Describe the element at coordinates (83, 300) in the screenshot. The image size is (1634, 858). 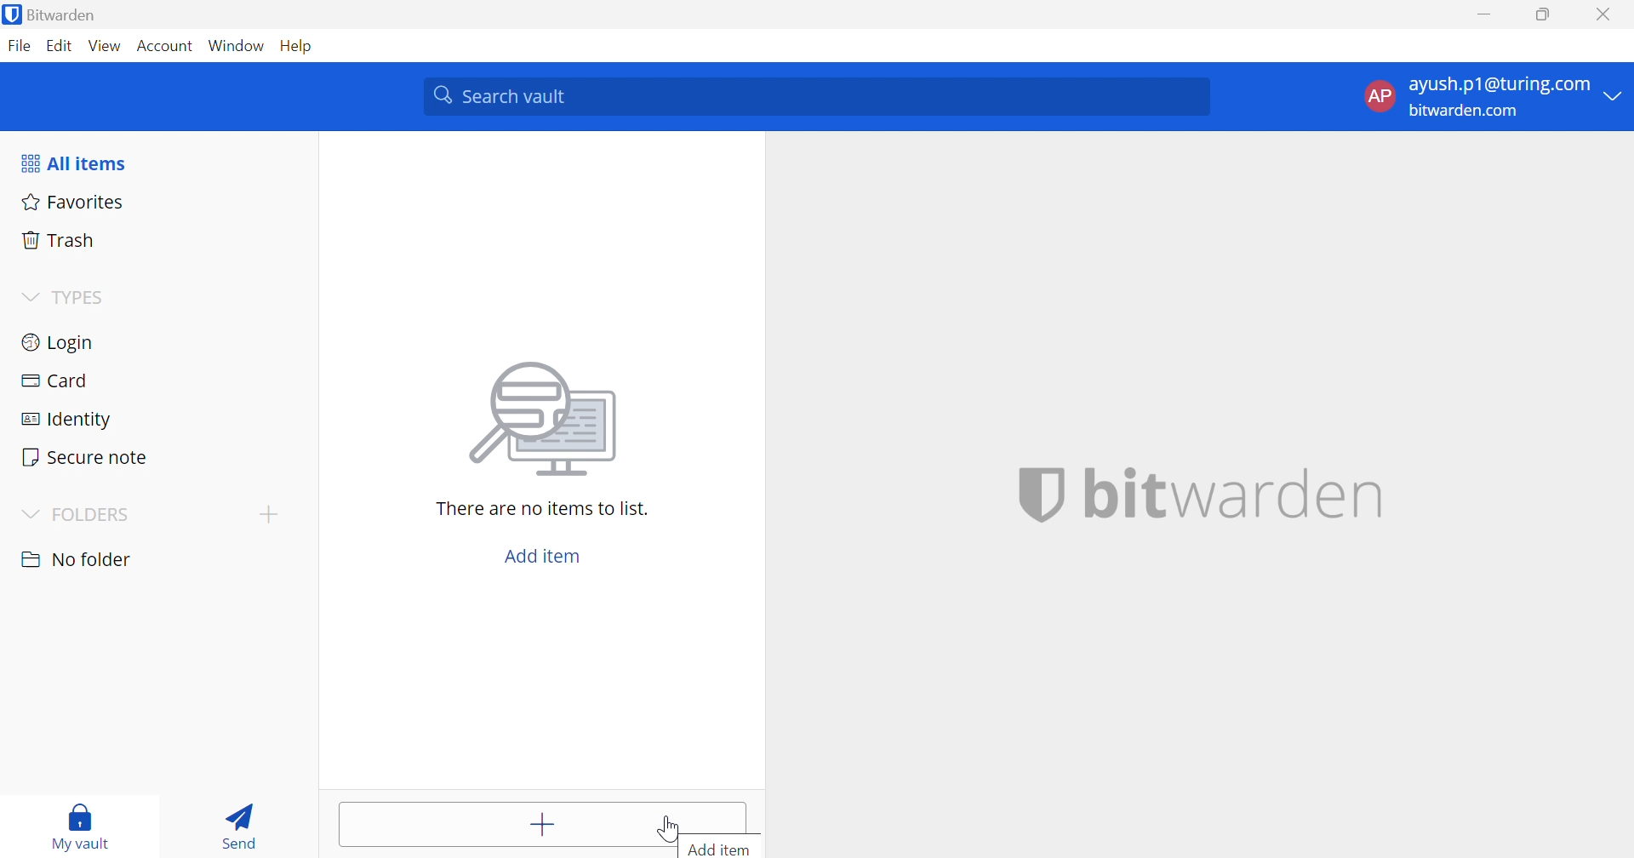
I see `TYPES` at that location.